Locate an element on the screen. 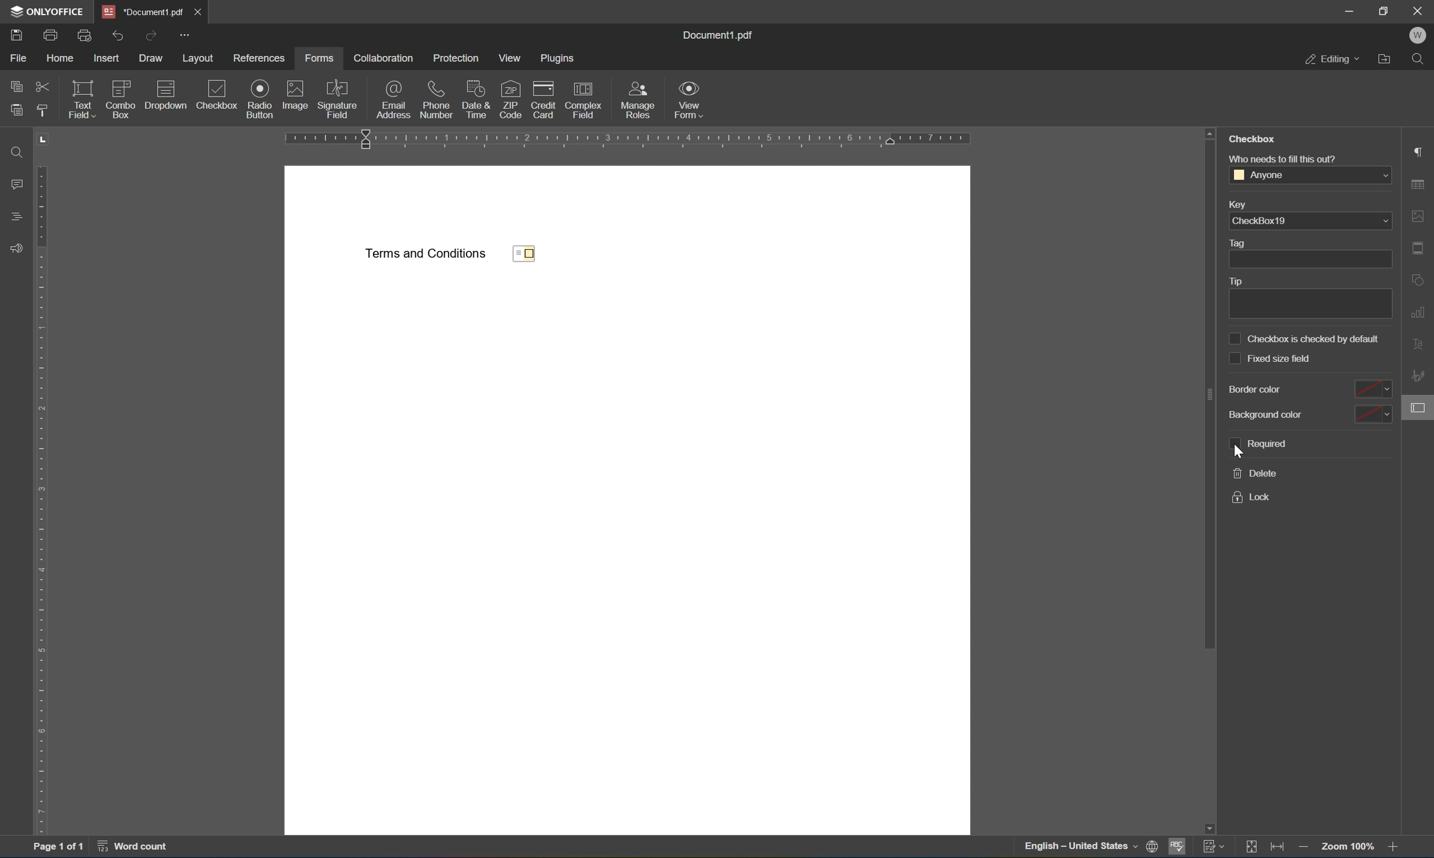  lock is located at coordinates (1254, 499).